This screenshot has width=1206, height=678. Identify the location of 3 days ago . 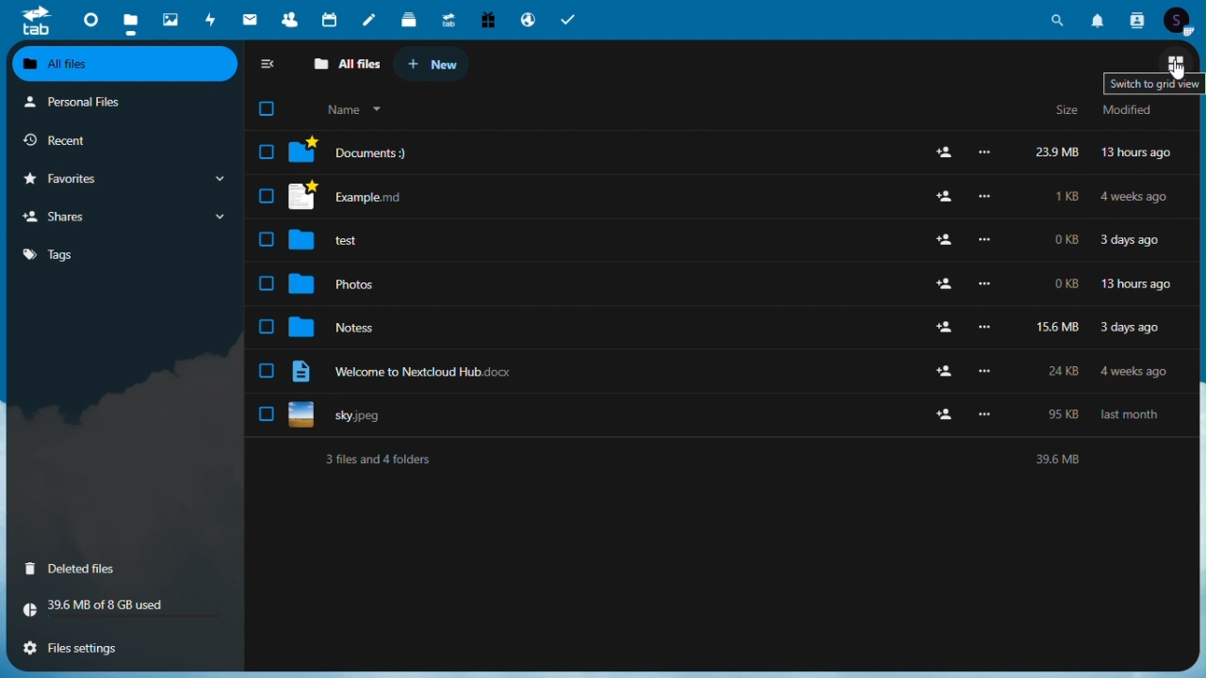
(1138, 330).